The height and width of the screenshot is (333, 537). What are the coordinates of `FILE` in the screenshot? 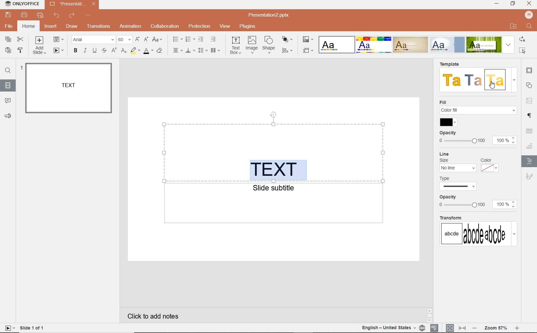 It's located at (9, 27).